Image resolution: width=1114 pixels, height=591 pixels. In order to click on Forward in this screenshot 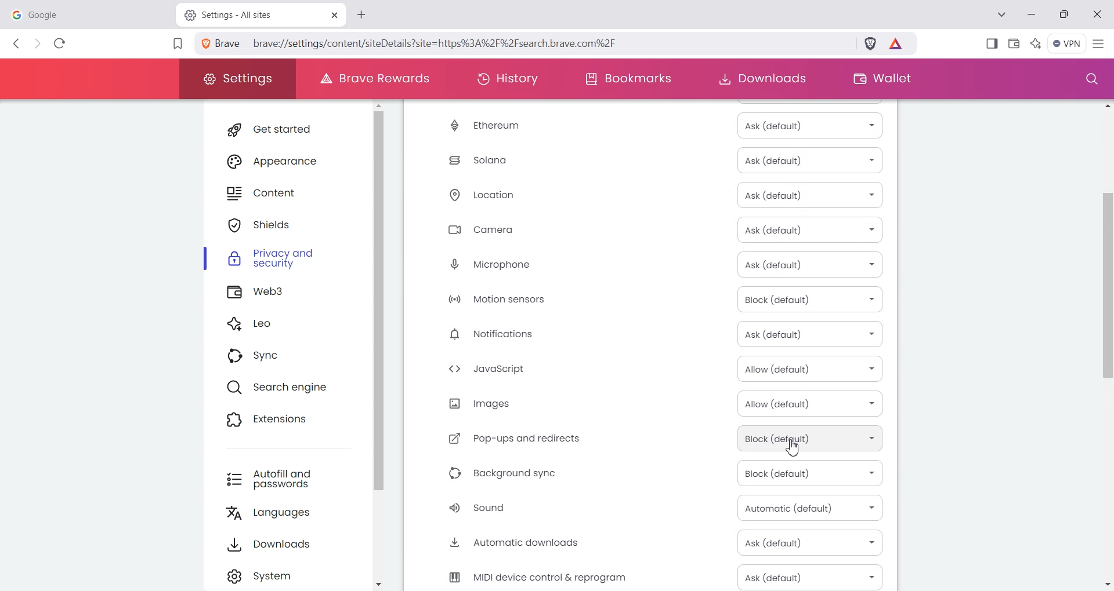, I will do `click(37, 44)`.